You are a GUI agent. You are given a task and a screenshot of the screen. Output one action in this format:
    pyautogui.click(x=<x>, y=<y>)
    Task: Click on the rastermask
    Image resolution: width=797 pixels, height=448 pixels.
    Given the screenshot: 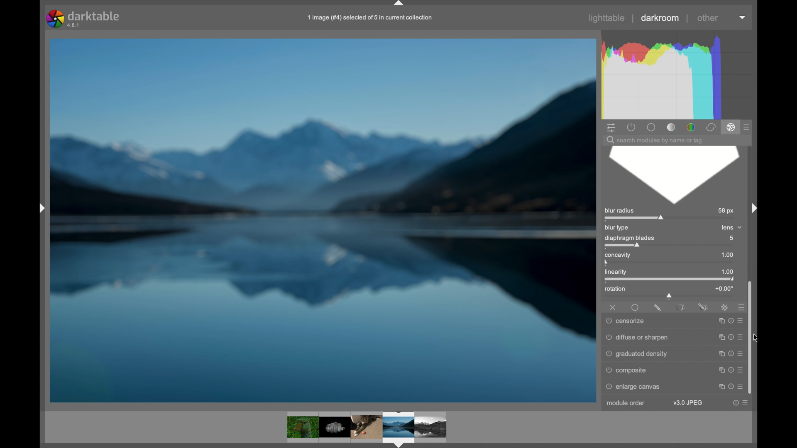 What is the action you would take?
    pyautogui.click(x=724, y=307)
    